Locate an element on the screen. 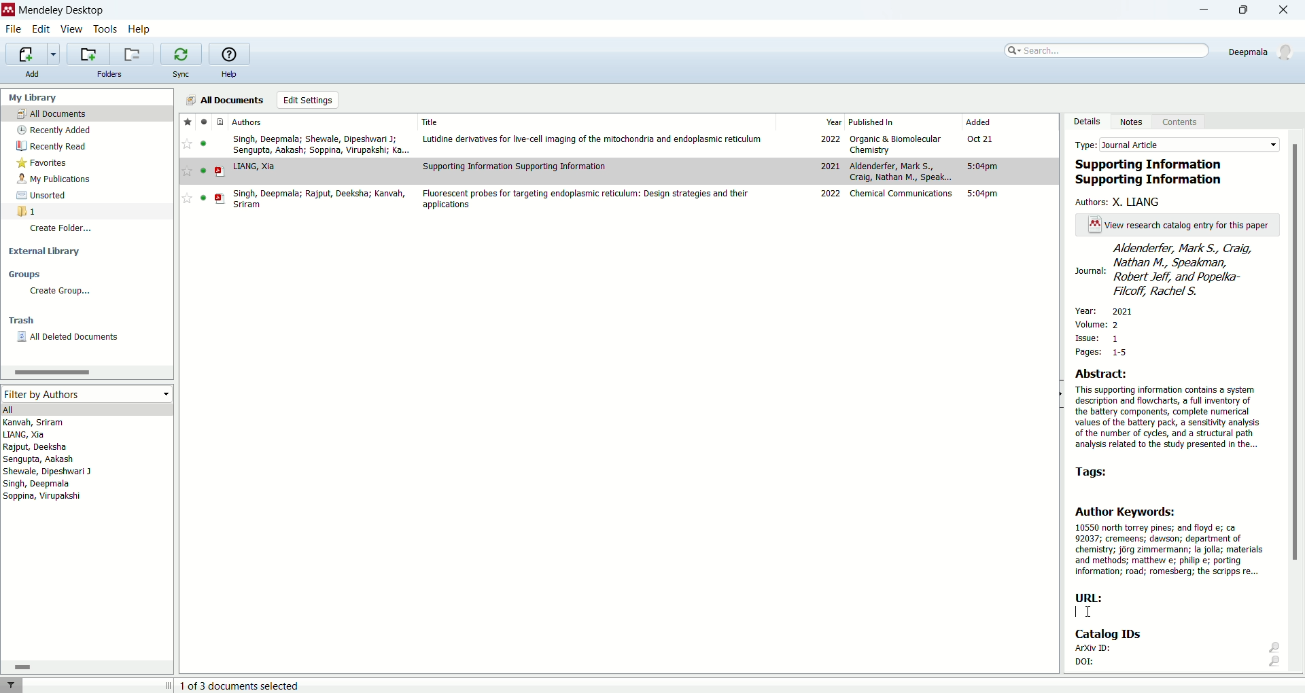 This screenshot has height=693, width=1305. catalog IDs is located at coordinates (1120, 635).